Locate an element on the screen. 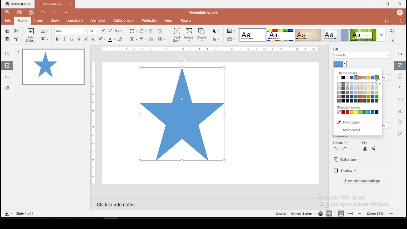 This screenshot has width=407, height=229. text box is located at coordinates (176, 35).